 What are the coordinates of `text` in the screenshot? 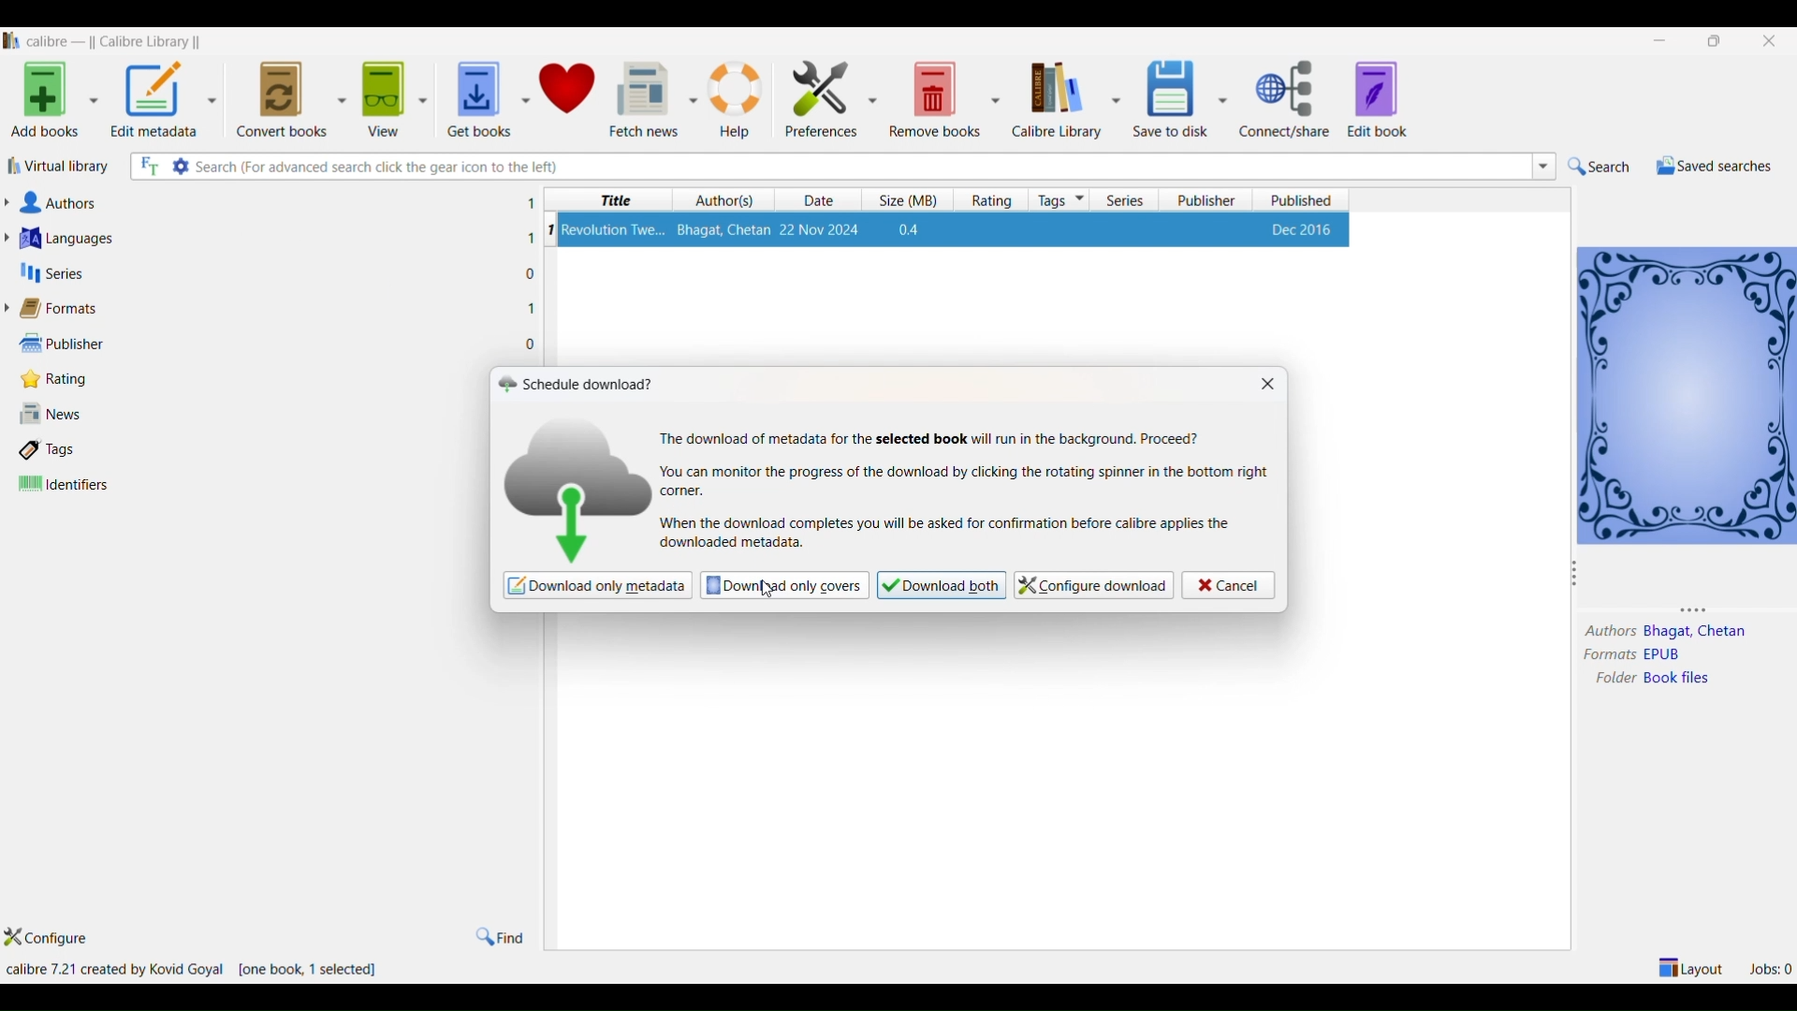 It's located at (964, 480).